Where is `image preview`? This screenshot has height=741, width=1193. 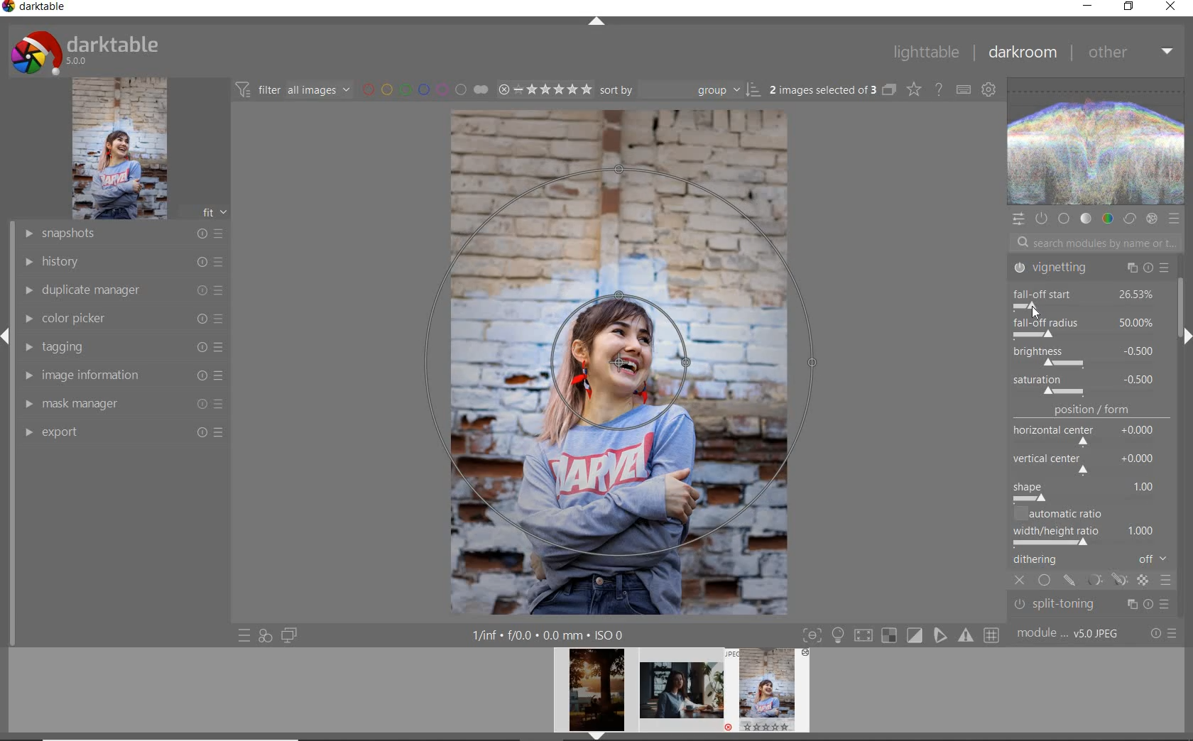
image preview is located at coordinates (592, 694).